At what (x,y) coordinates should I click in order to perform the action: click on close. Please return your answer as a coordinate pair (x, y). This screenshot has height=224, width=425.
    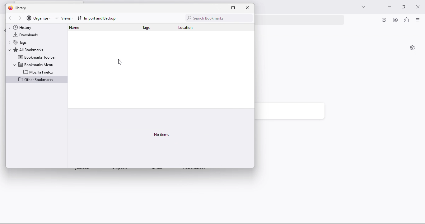
    Looking at the image, I should click on (249, 8).